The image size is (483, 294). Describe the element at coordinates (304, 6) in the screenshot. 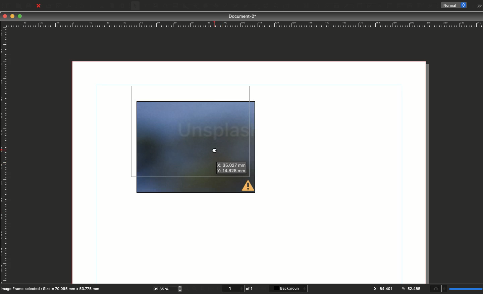

I see `Link text frames` at that location.